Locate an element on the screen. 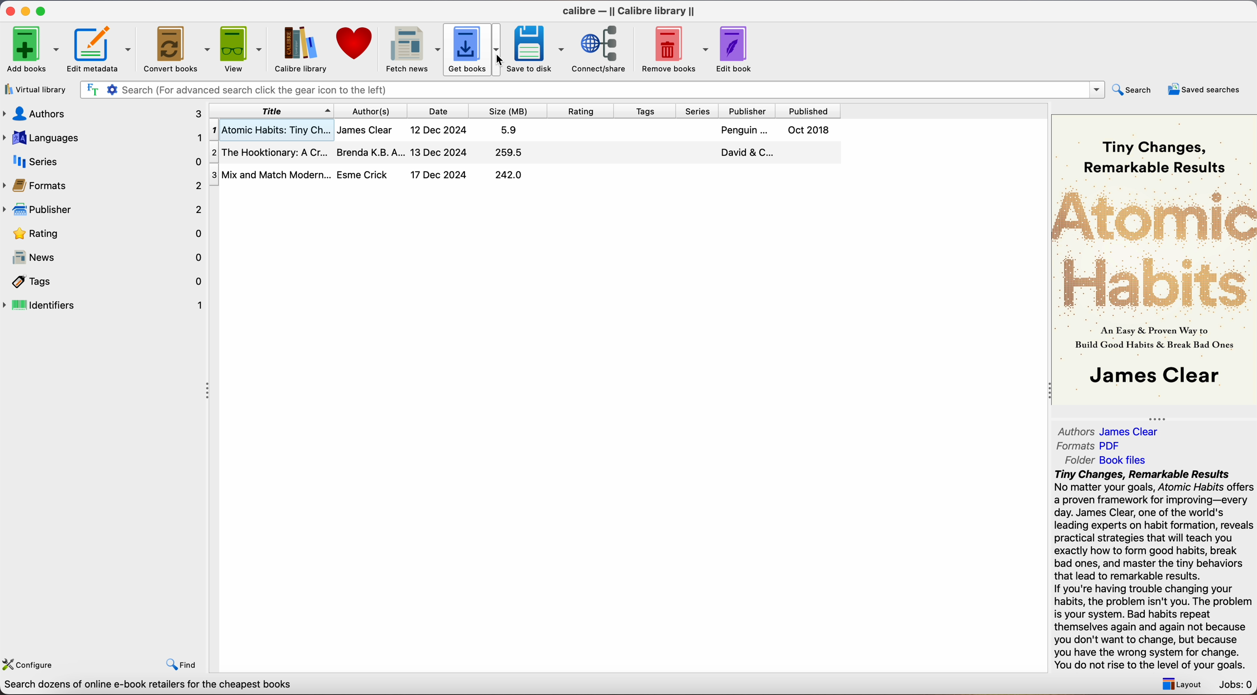 Image resolution: width=1257 pixels, height=695 pixels. edit book is located at coordinates (736, 49).